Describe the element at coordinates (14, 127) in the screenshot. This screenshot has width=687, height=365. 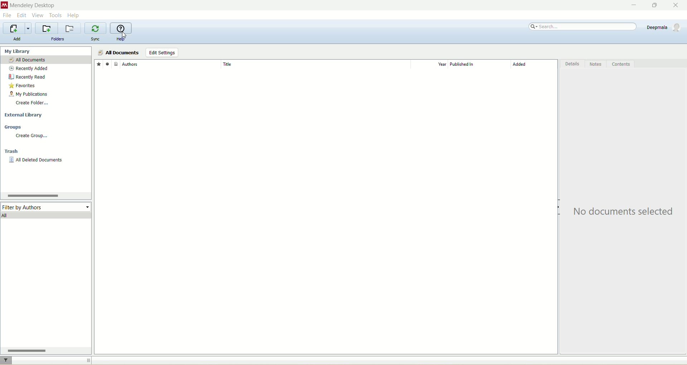
I see `groups` at that location.